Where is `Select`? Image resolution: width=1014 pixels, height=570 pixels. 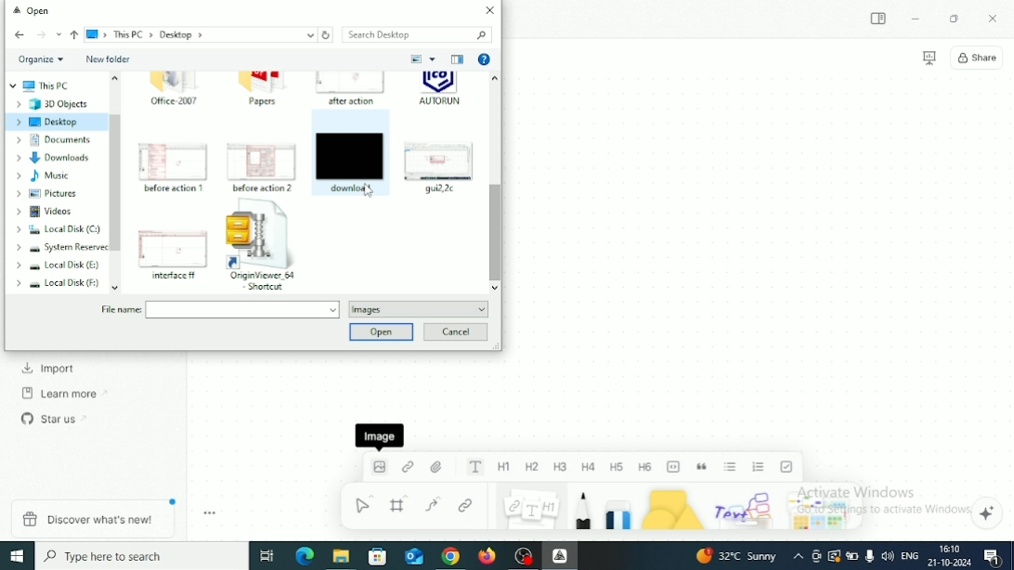 Select is located at coordinates (362, 504).